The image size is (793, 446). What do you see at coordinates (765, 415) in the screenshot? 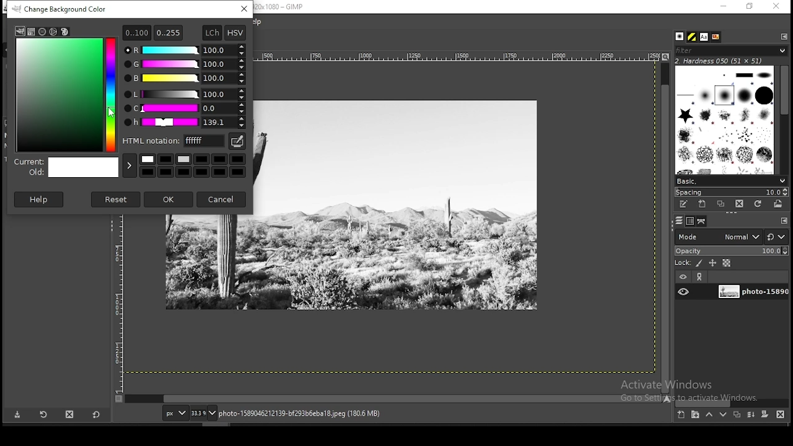
I see `mask layer` at bounding box center [765, 415].